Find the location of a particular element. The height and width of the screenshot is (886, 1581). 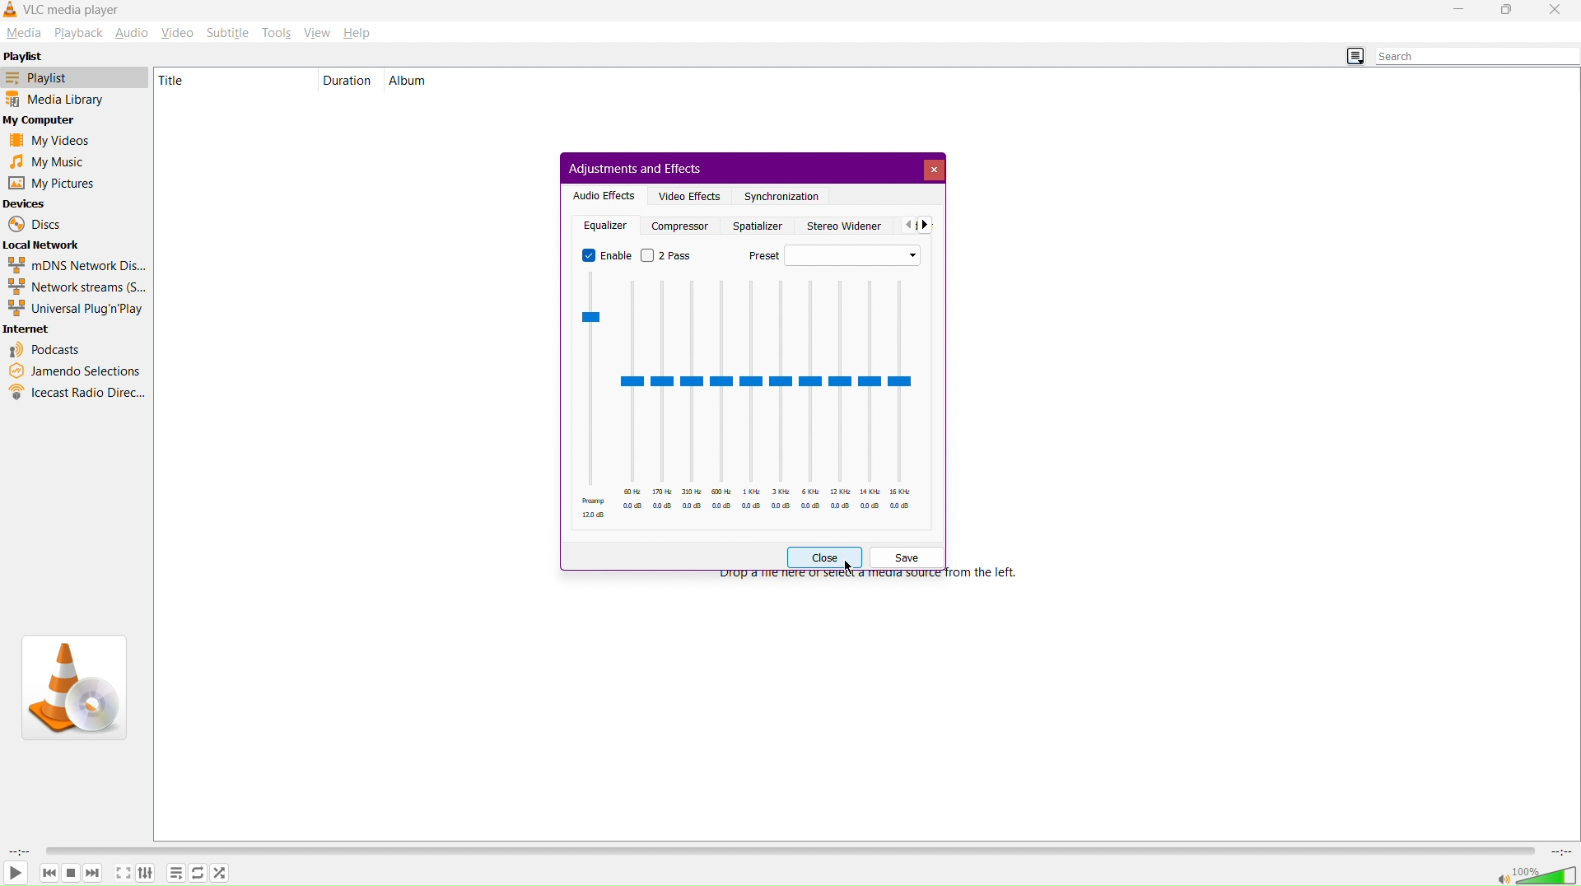

12 KHz is located at coordinates (838, 395).